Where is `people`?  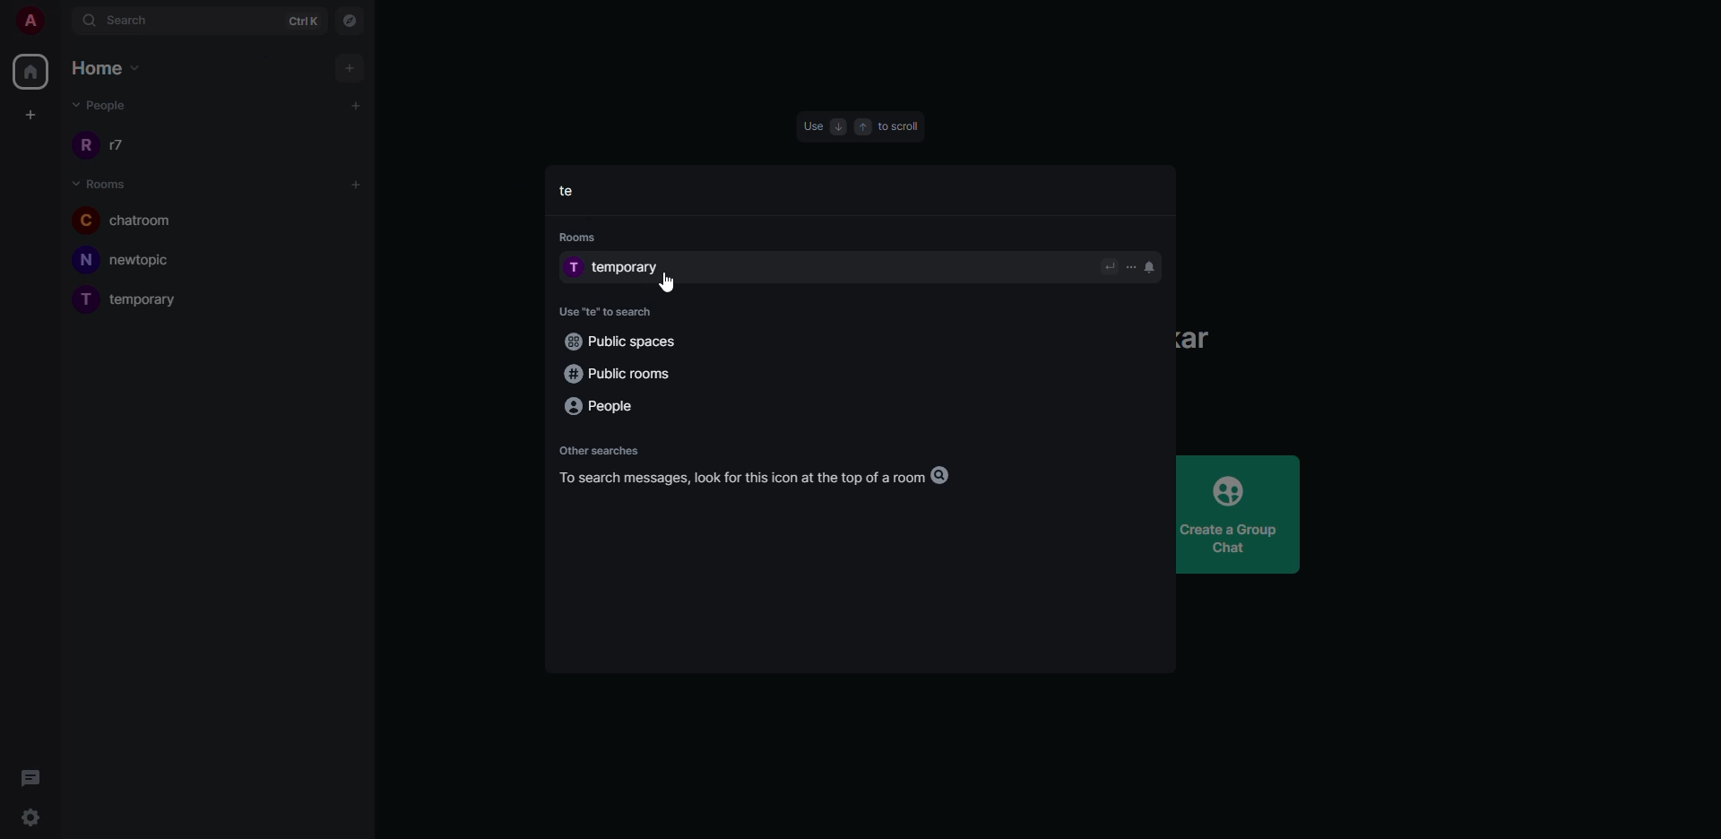
people is located at coordinates (99, 104).